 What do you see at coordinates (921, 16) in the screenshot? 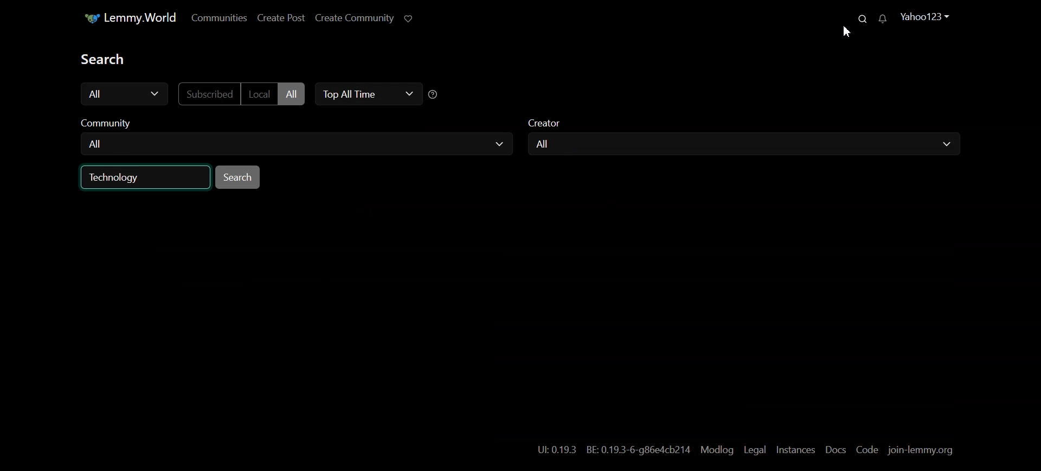
I see `Profile` at bounding box center [921, 16].